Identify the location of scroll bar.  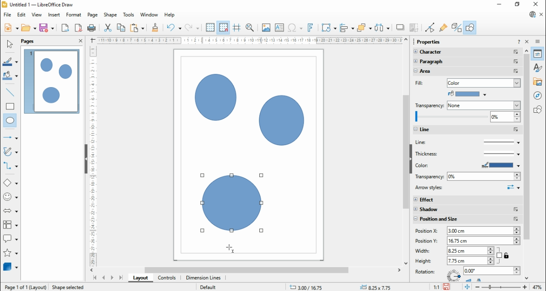
(406, 151).